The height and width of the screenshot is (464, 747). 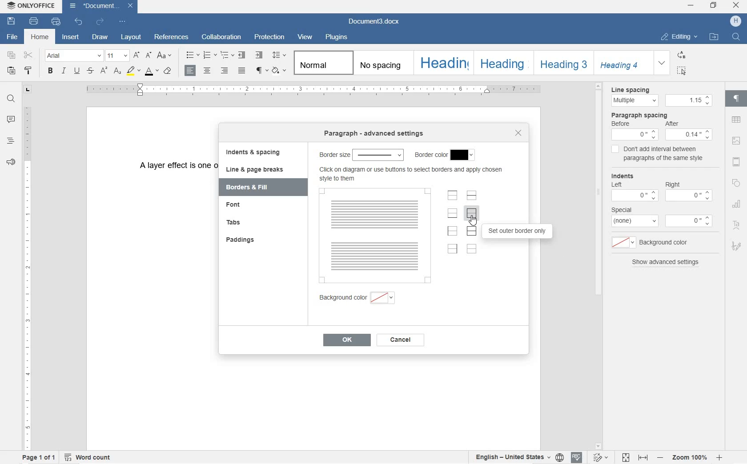 I want to click on QUICK PRINT, so click(x=56, y=23).